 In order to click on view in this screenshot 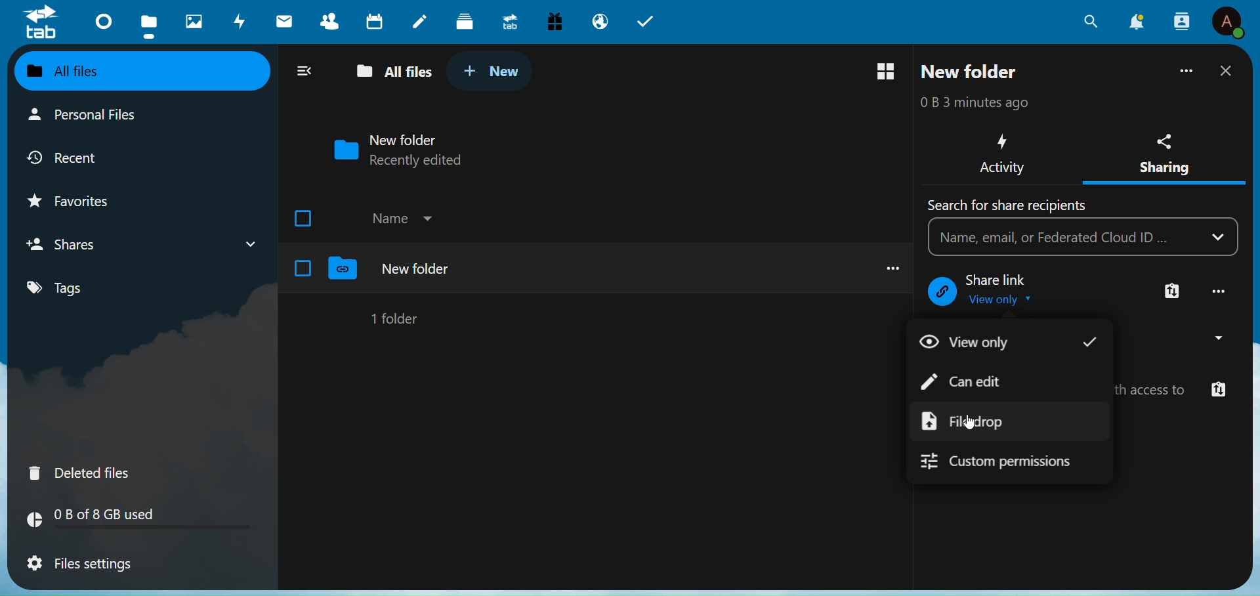, I will do `click(969, 342)`.